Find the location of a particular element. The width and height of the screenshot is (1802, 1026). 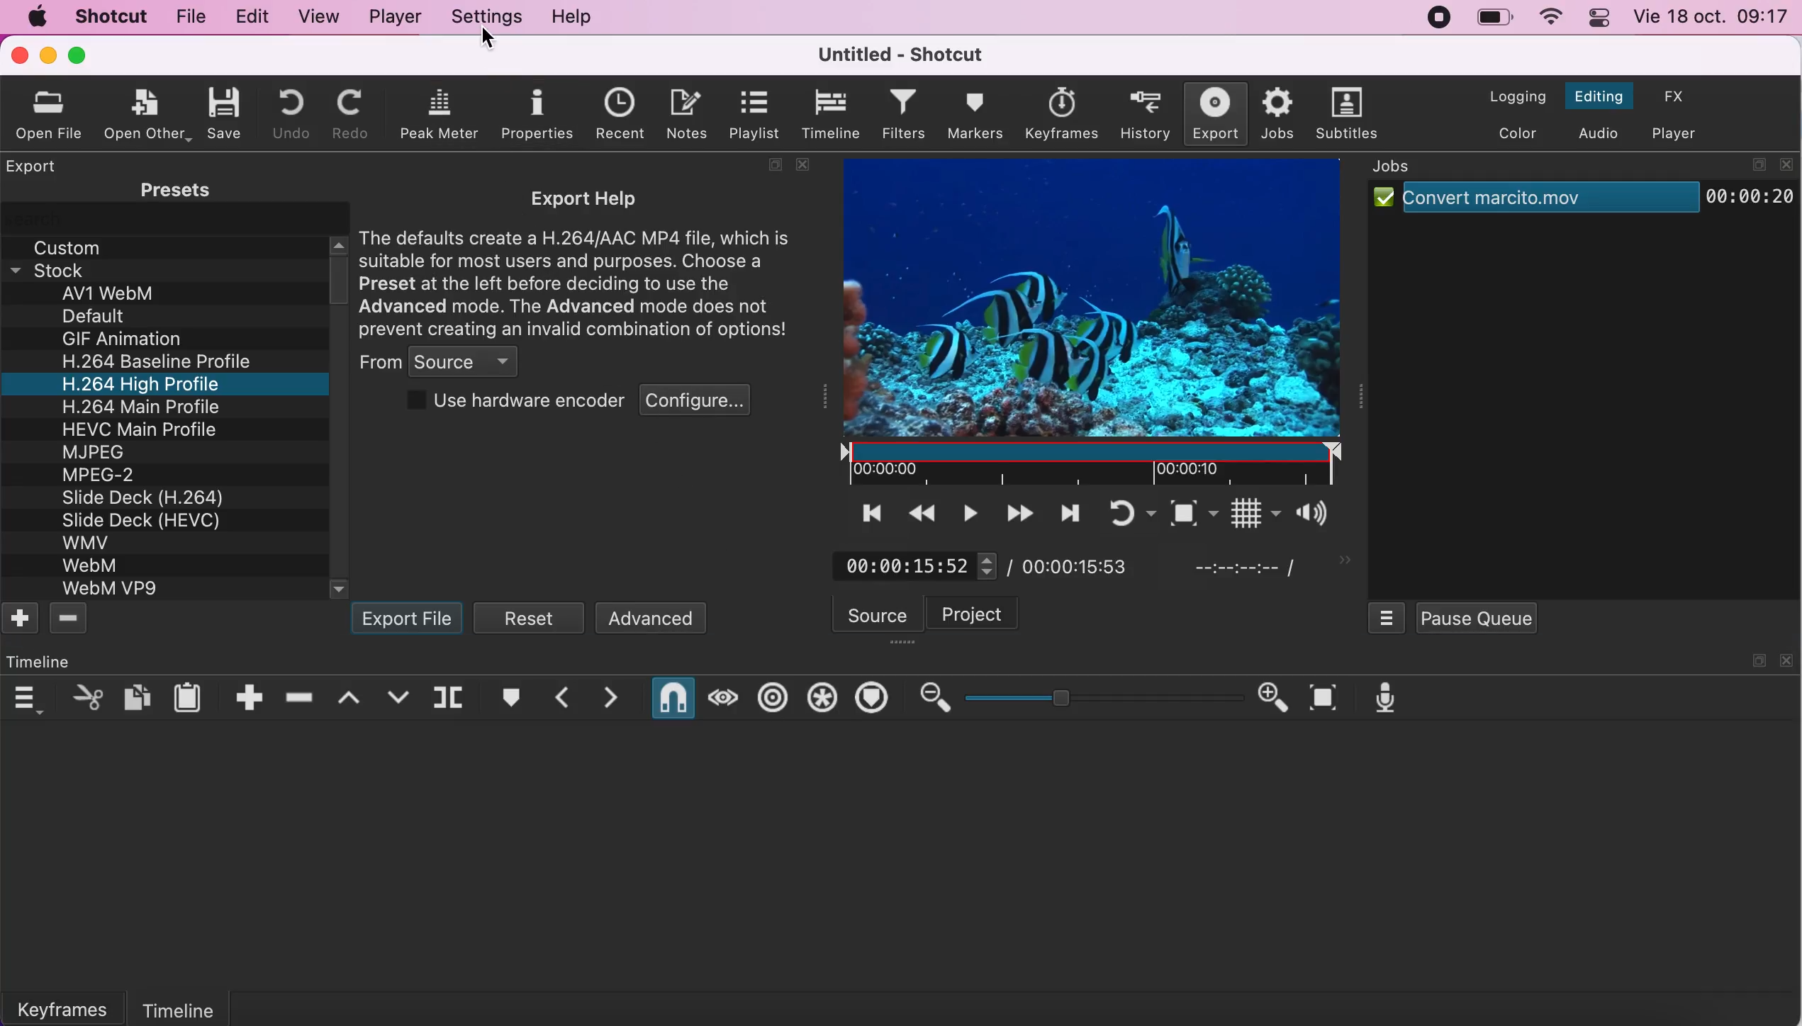

keyframes is located at coordinates (72, 1007).